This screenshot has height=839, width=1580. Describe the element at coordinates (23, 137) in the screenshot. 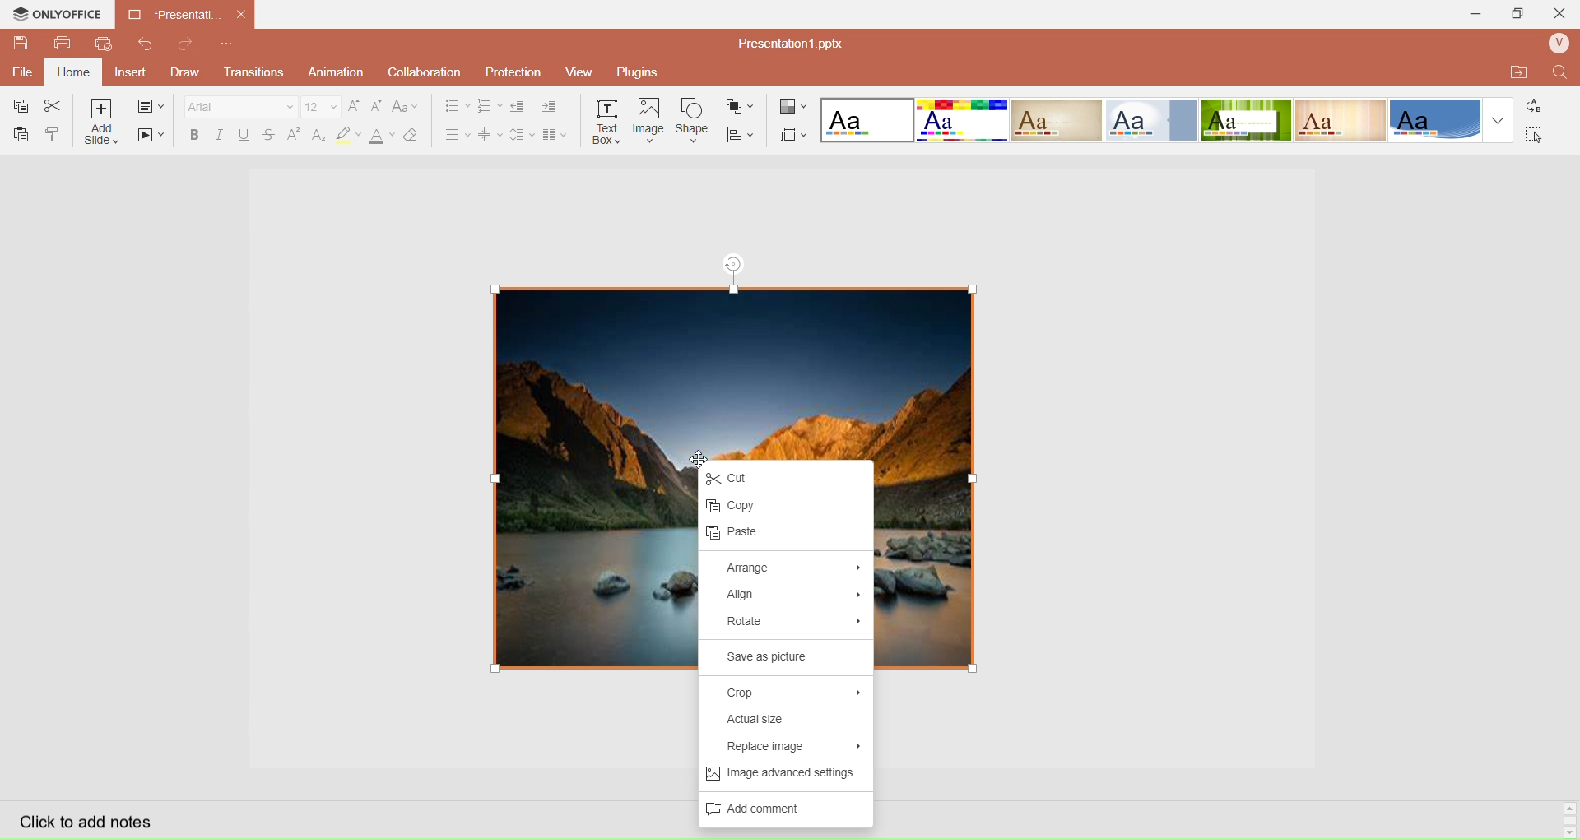

I see `Paste` at that location.